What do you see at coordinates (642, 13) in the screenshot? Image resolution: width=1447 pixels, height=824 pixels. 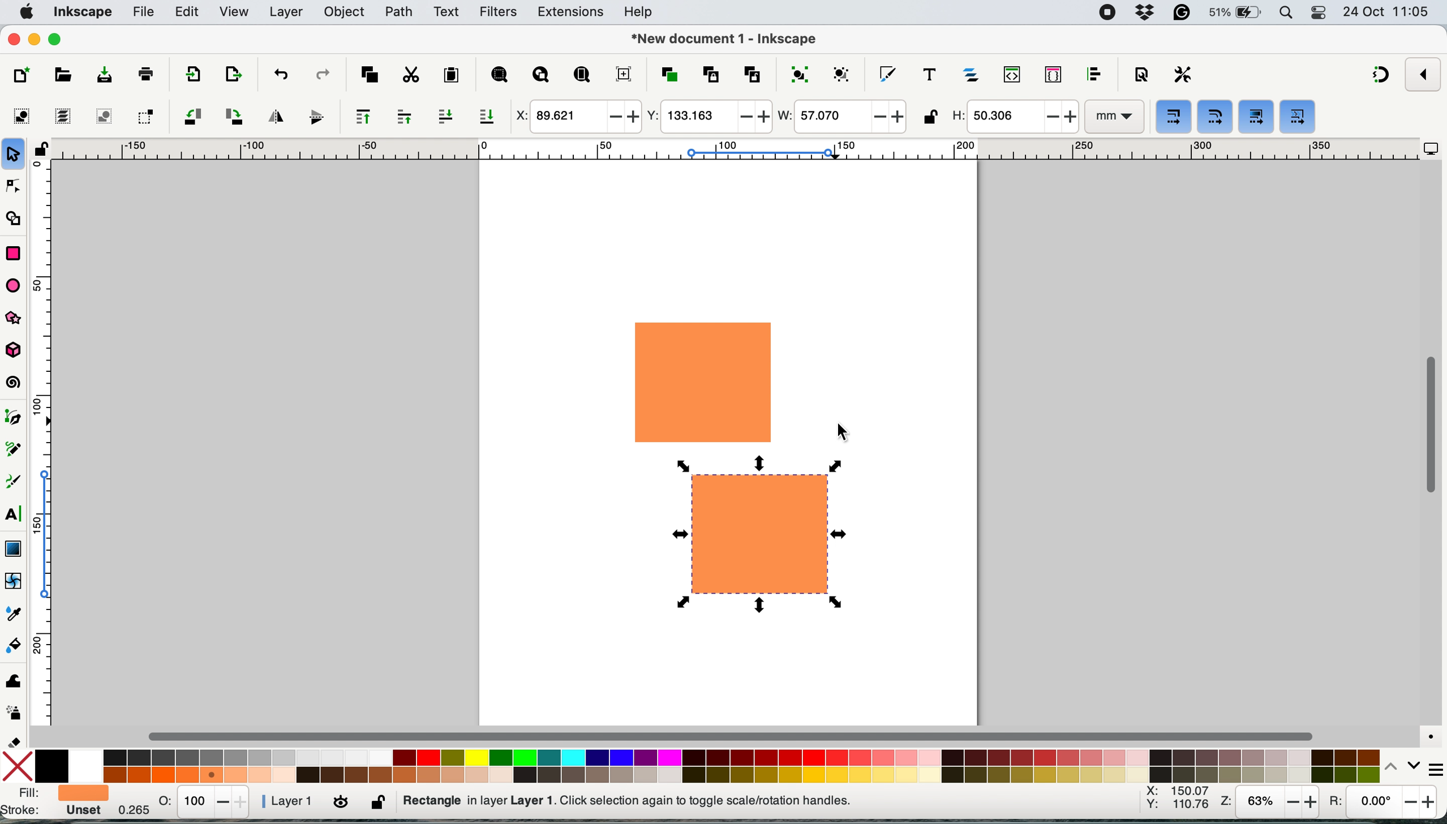 I see `help` at bounding box center [642, 13].